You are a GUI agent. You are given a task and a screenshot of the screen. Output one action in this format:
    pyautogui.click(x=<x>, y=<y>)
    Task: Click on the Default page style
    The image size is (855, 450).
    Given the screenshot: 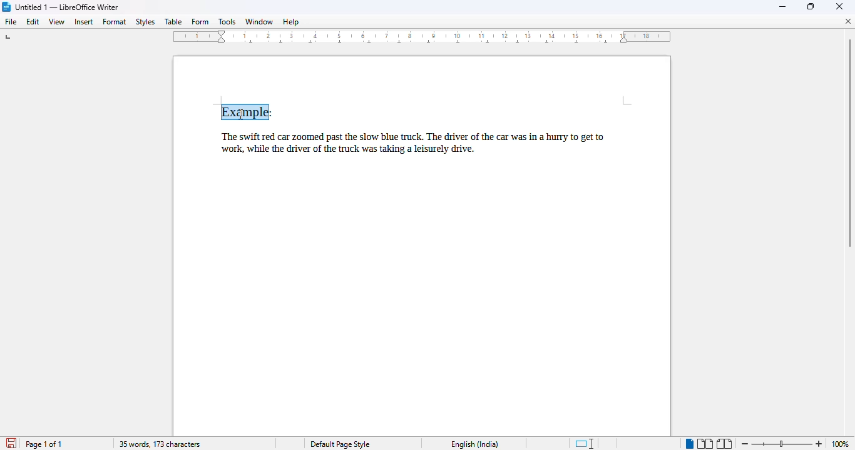 What is the action you would take?
    pyautogui.click(x=340, y=444)
    